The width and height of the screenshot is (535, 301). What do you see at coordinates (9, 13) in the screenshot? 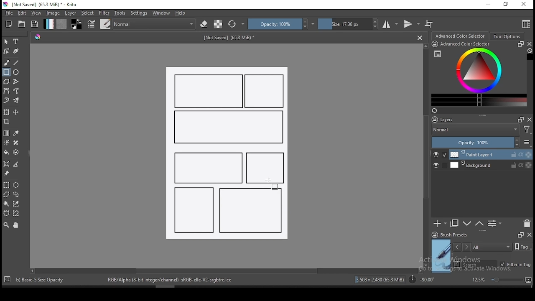
I see `file` at bounding box center [9, 13].